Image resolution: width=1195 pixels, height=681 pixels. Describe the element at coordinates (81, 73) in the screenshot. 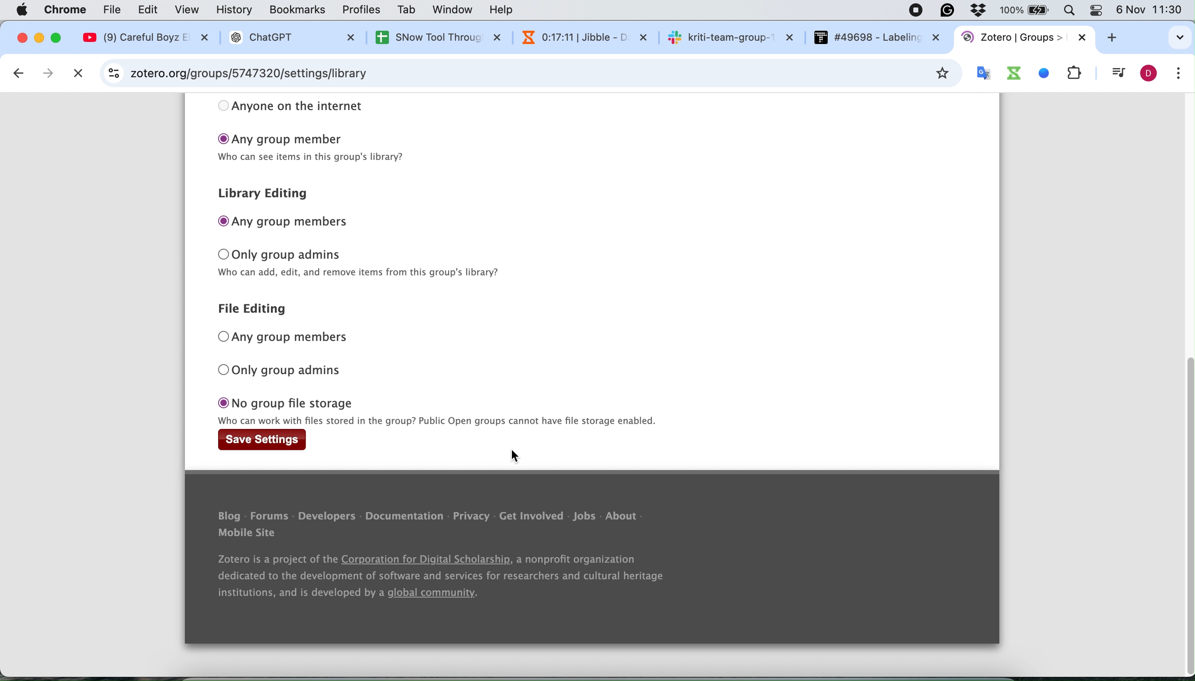

I see `cancel` at that location.